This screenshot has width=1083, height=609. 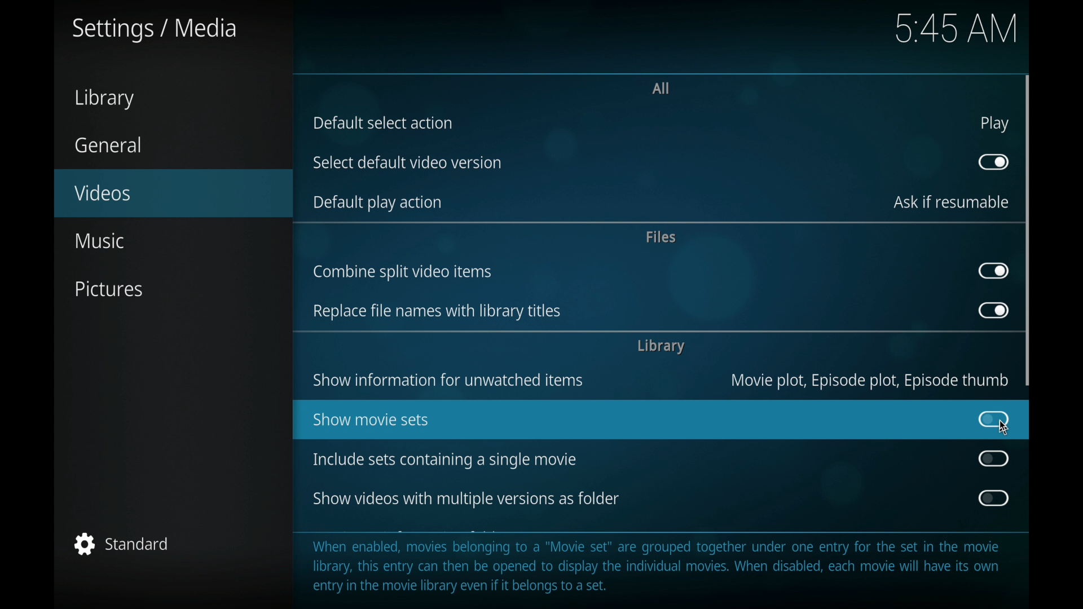 I want to click on include sets, so click(x=443, y=460).